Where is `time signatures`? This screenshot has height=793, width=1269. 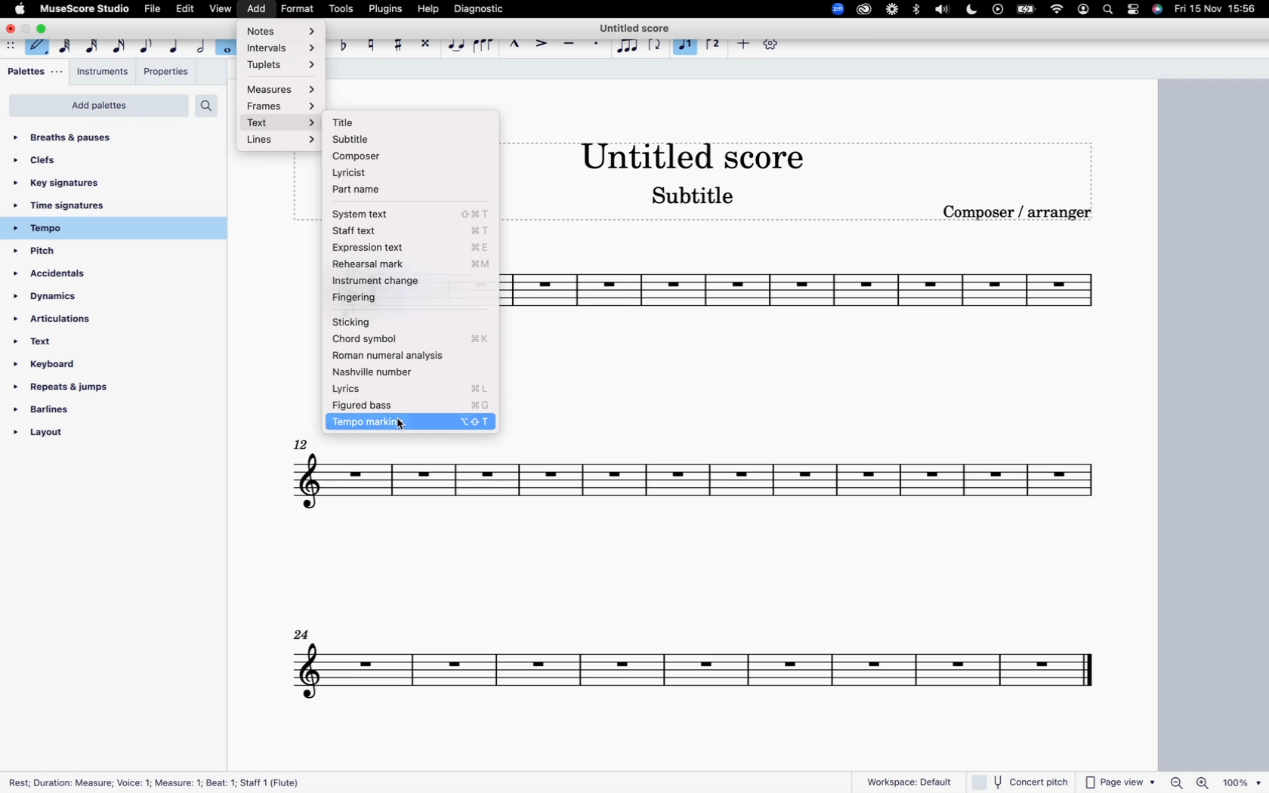 time signatures is located at coordinates (108, 205).